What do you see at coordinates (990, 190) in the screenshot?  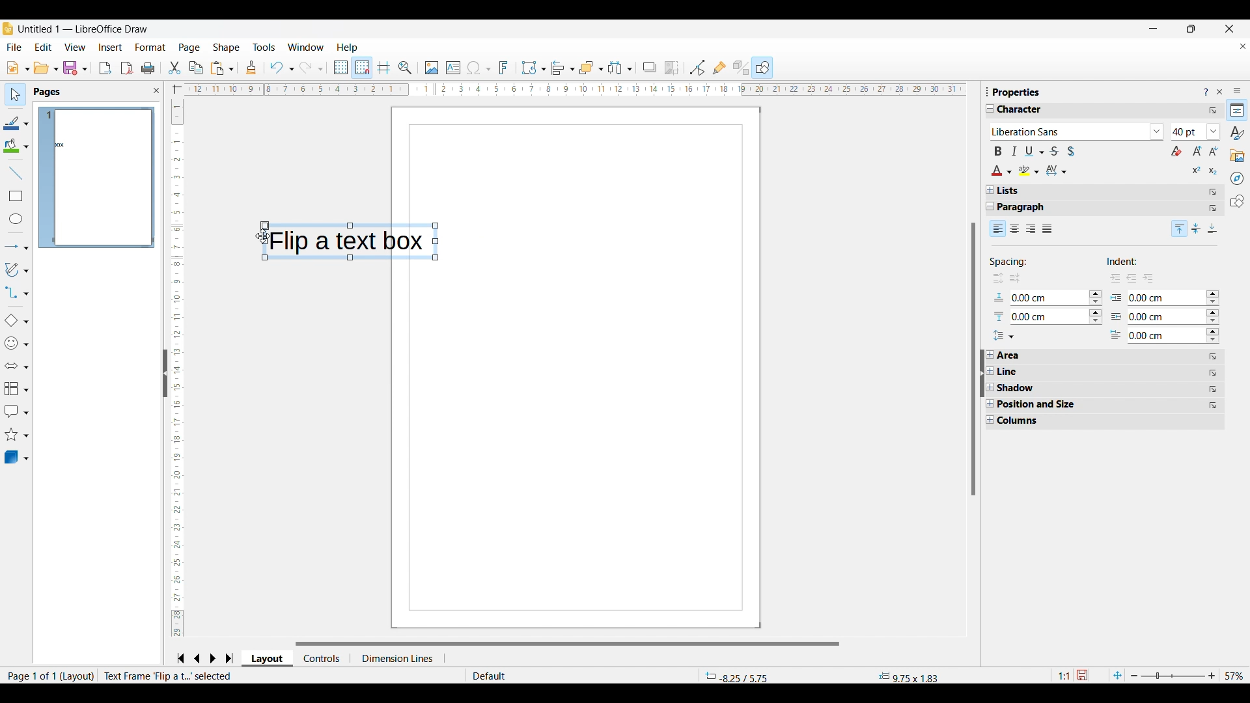 I see `Expand` at bounding box center [990, 190].